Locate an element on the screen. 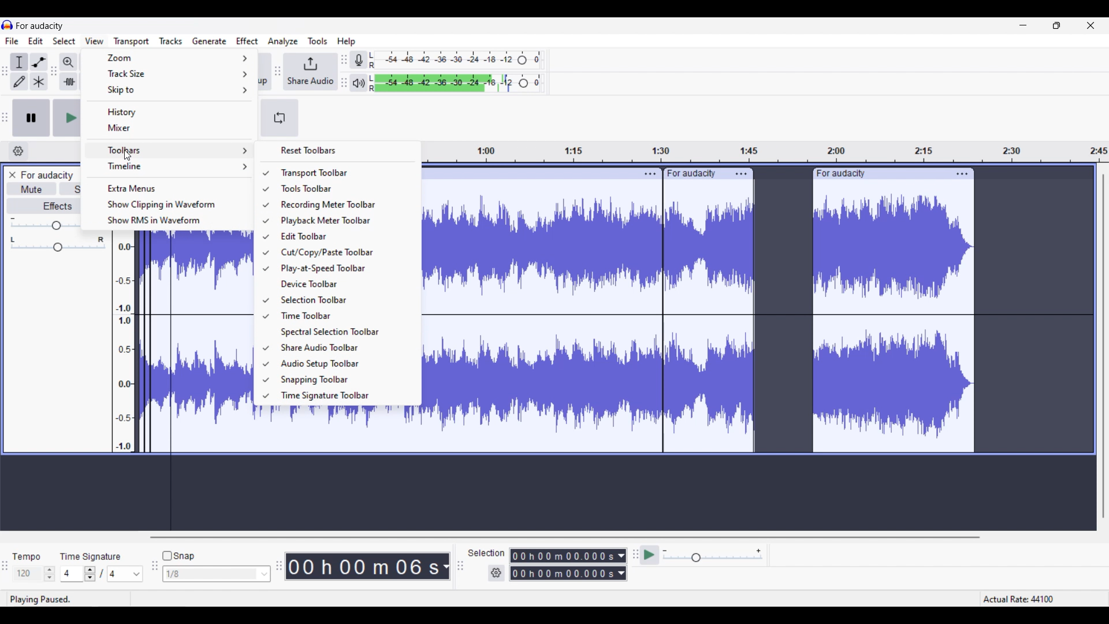 The width and height of the screenshot is (1109, 624). Playback meter is located at coordinates (359, 83).